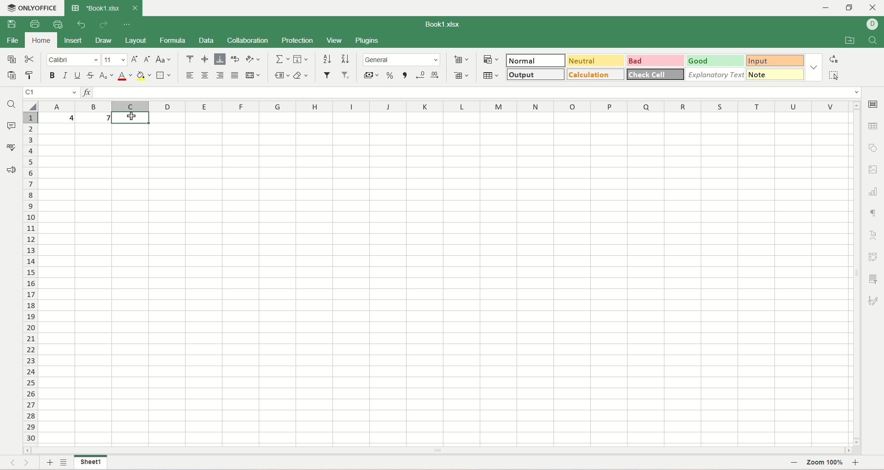  I want to click on replace, so click(833, 59).